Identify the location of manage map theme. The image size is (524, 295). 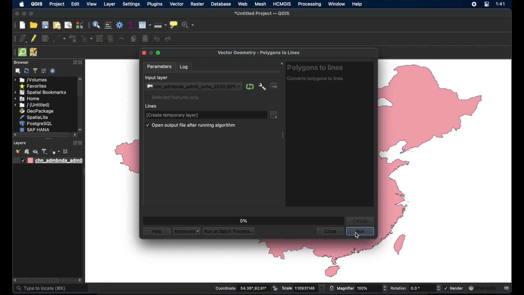
(36, 152).